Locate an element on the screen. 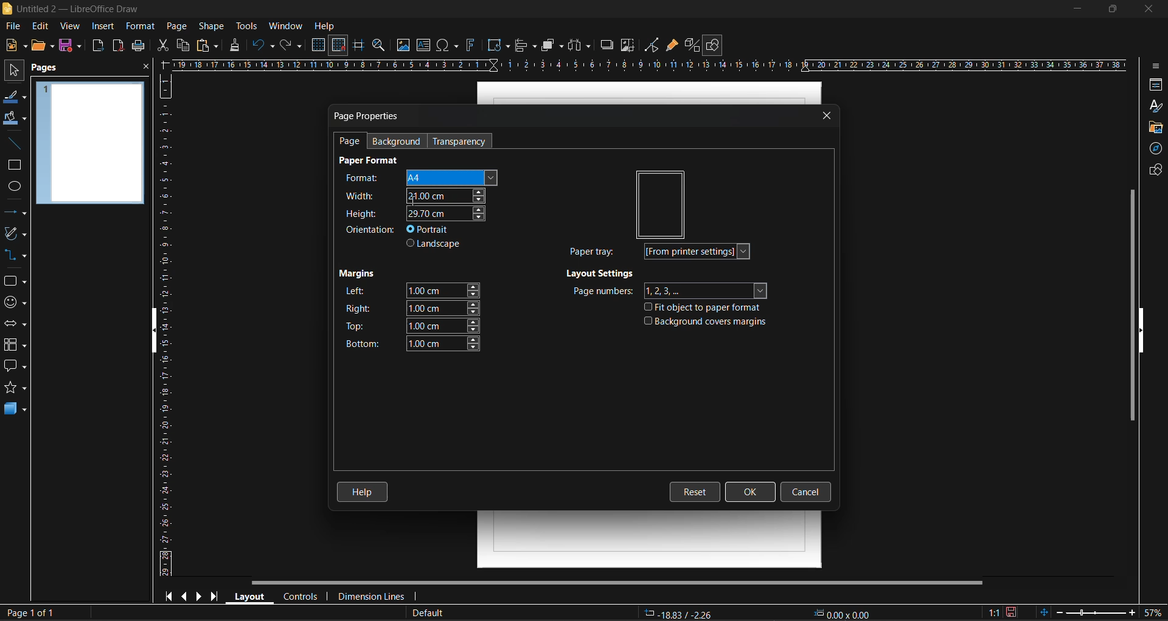  page is located at coordinates (179, 26).